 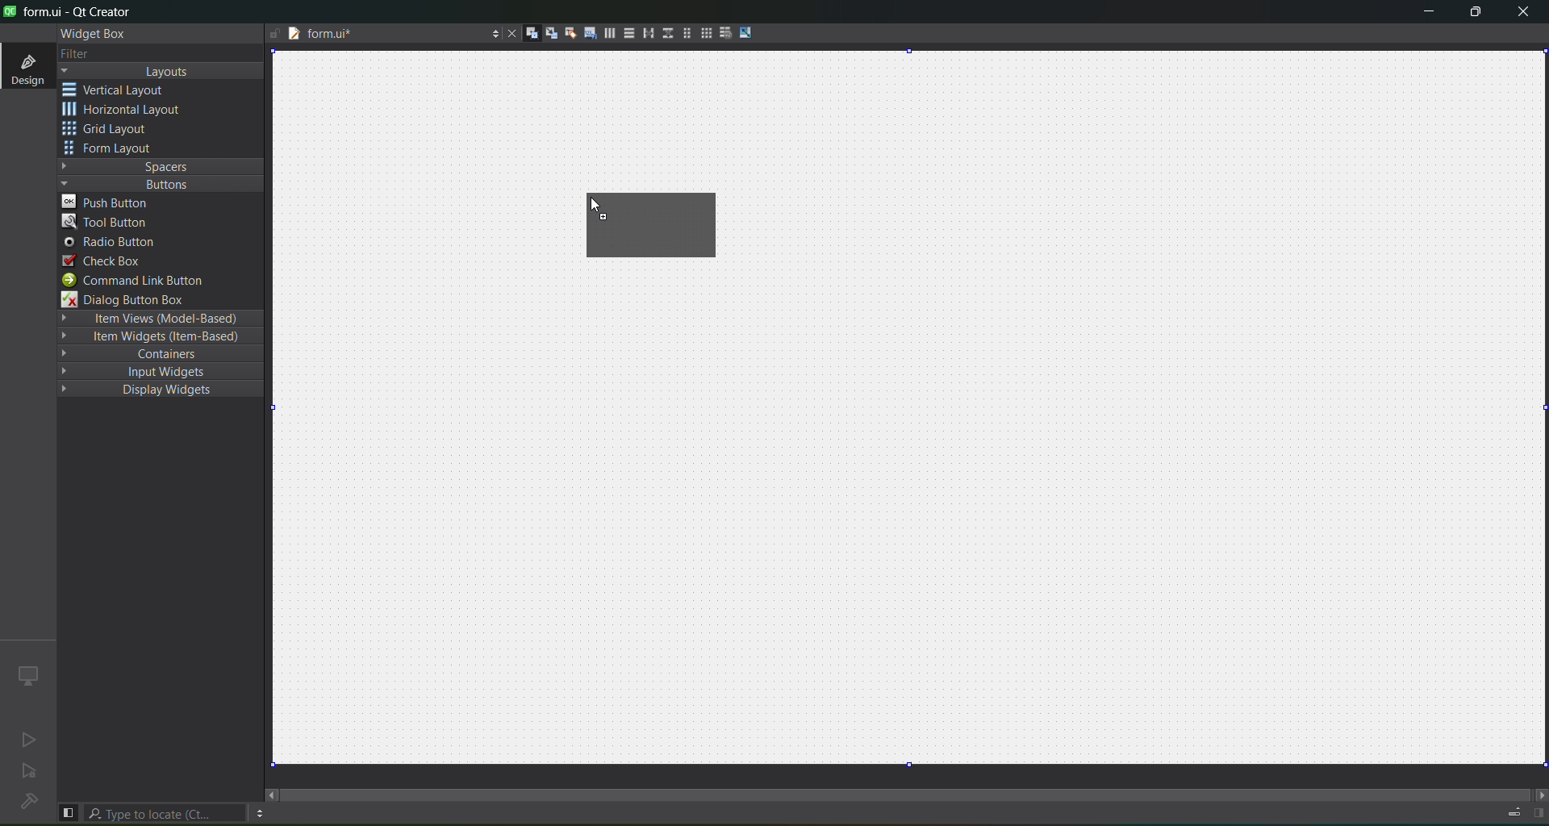 What do you see at coordinates (26, 803) in the screenshot?
I see `no project loading` at bounding box center [26, 803].